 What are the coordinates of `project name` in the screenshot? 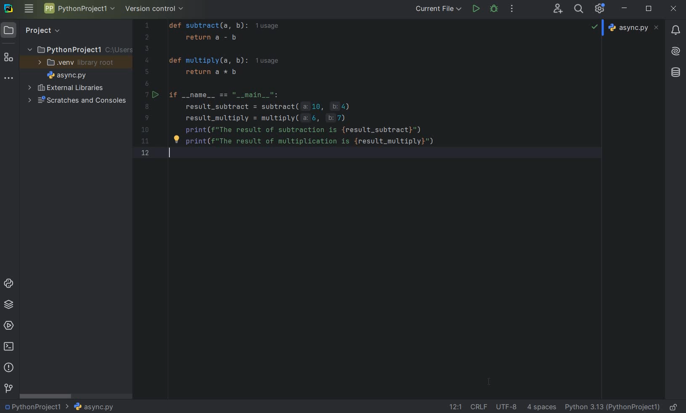 It's located at (65, 48).